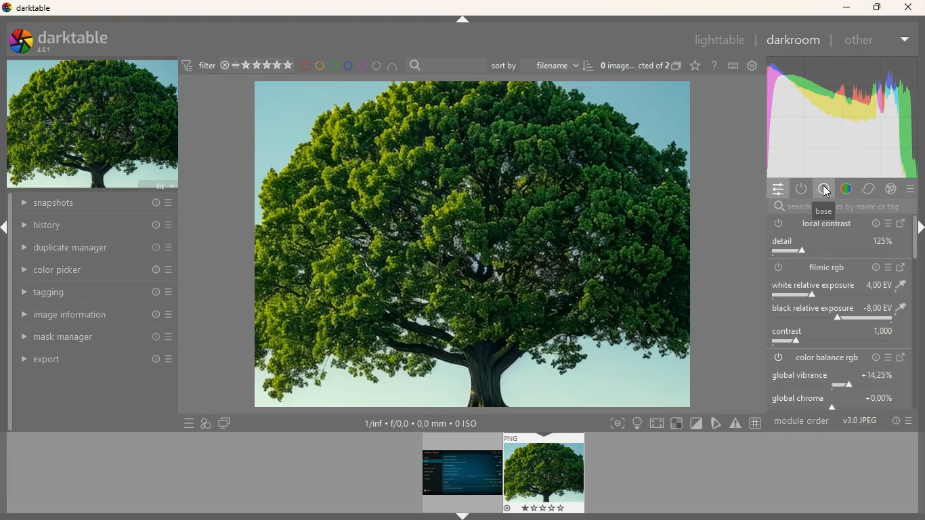  Describe the element at coordinates (825, 190) in the screenshot. I see `base` at that location.